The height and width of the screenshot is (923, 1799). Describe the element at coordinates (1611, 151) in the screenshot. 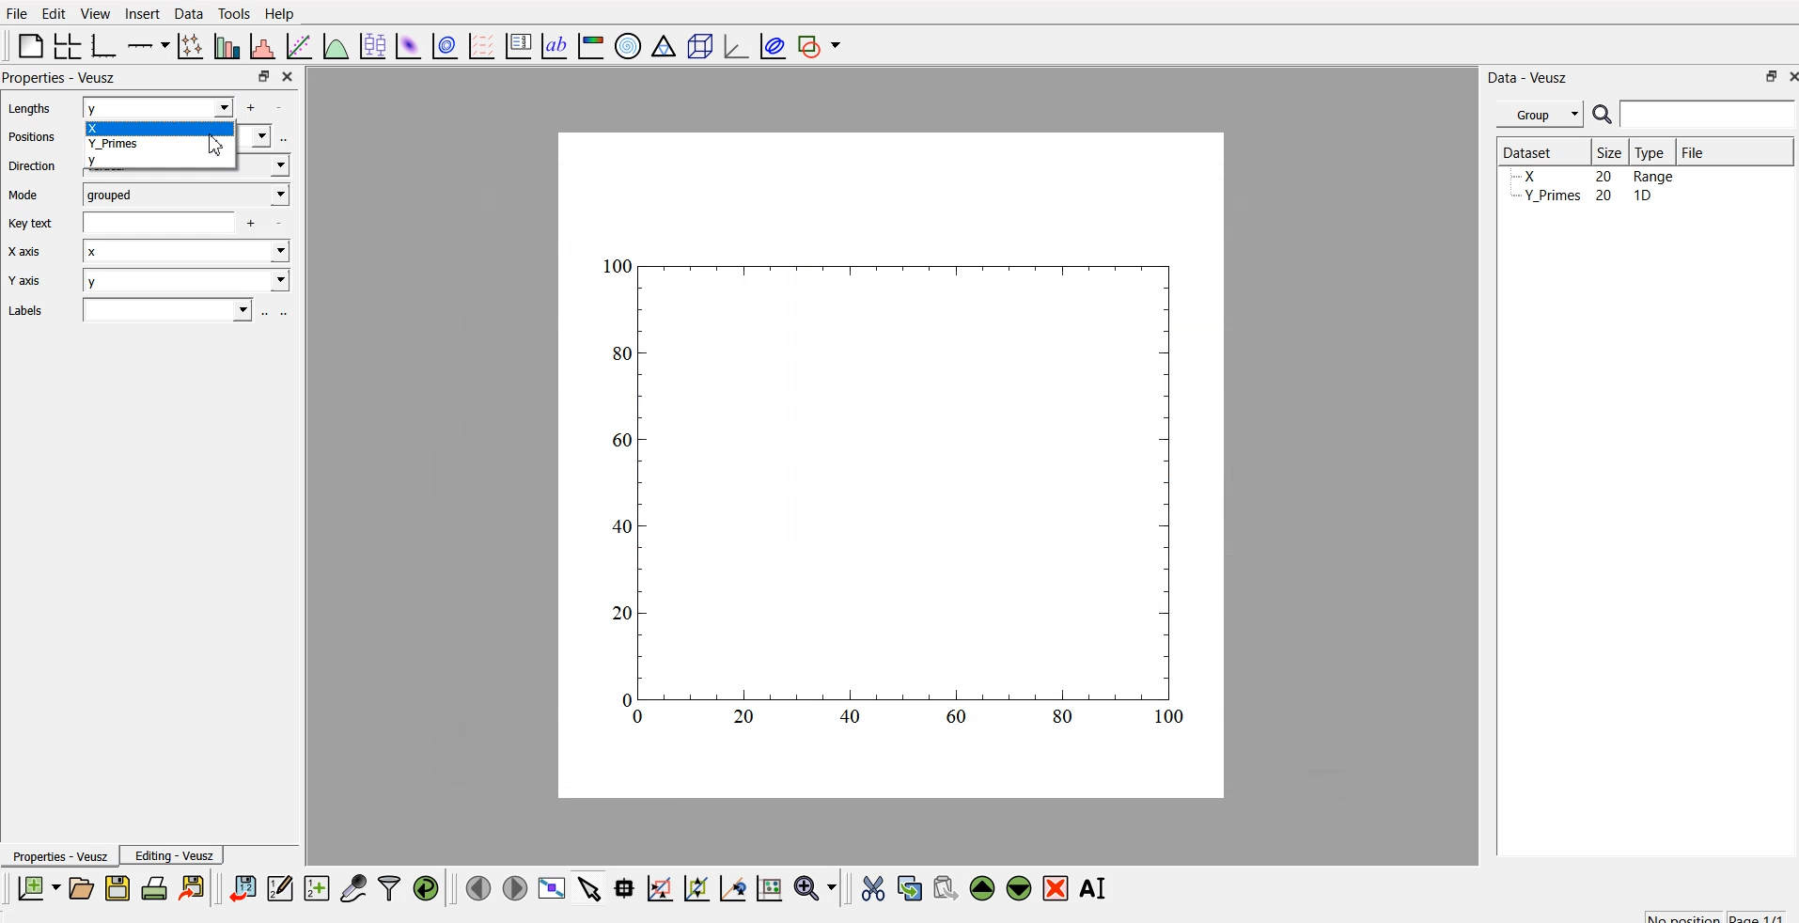

I see `| Size` at that location.